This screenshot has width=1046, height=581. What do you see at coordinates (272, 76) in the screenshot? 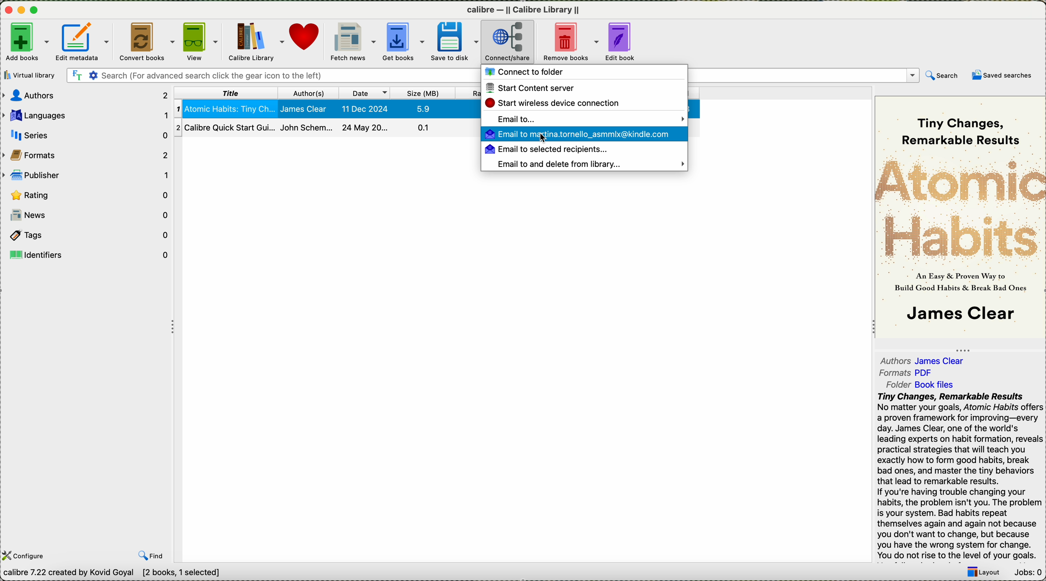
I see `search bar` at bounding box center [272, 76].